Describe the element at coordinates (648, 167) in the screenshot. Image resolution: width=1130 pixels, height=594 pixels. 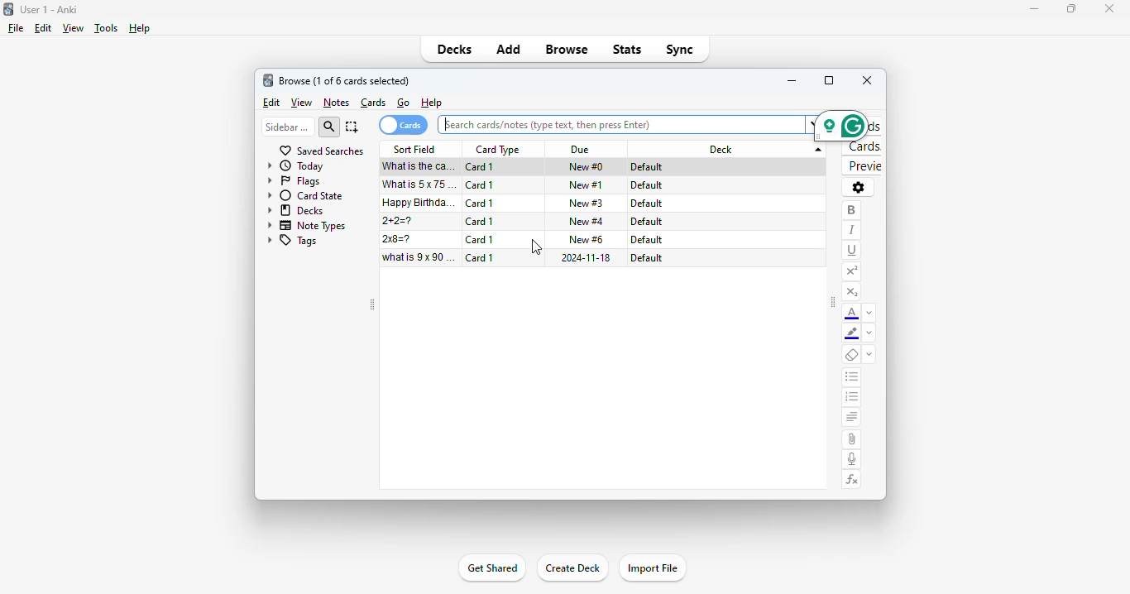
I see `default` at that location.